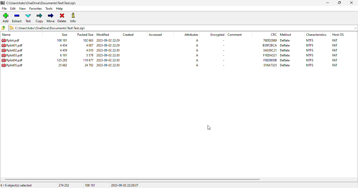 Image resolution: width=358 pixels, height=188 pixels. Describe the element at coordinates (285, 45) in the screenshot. I see `deflate` at that location.